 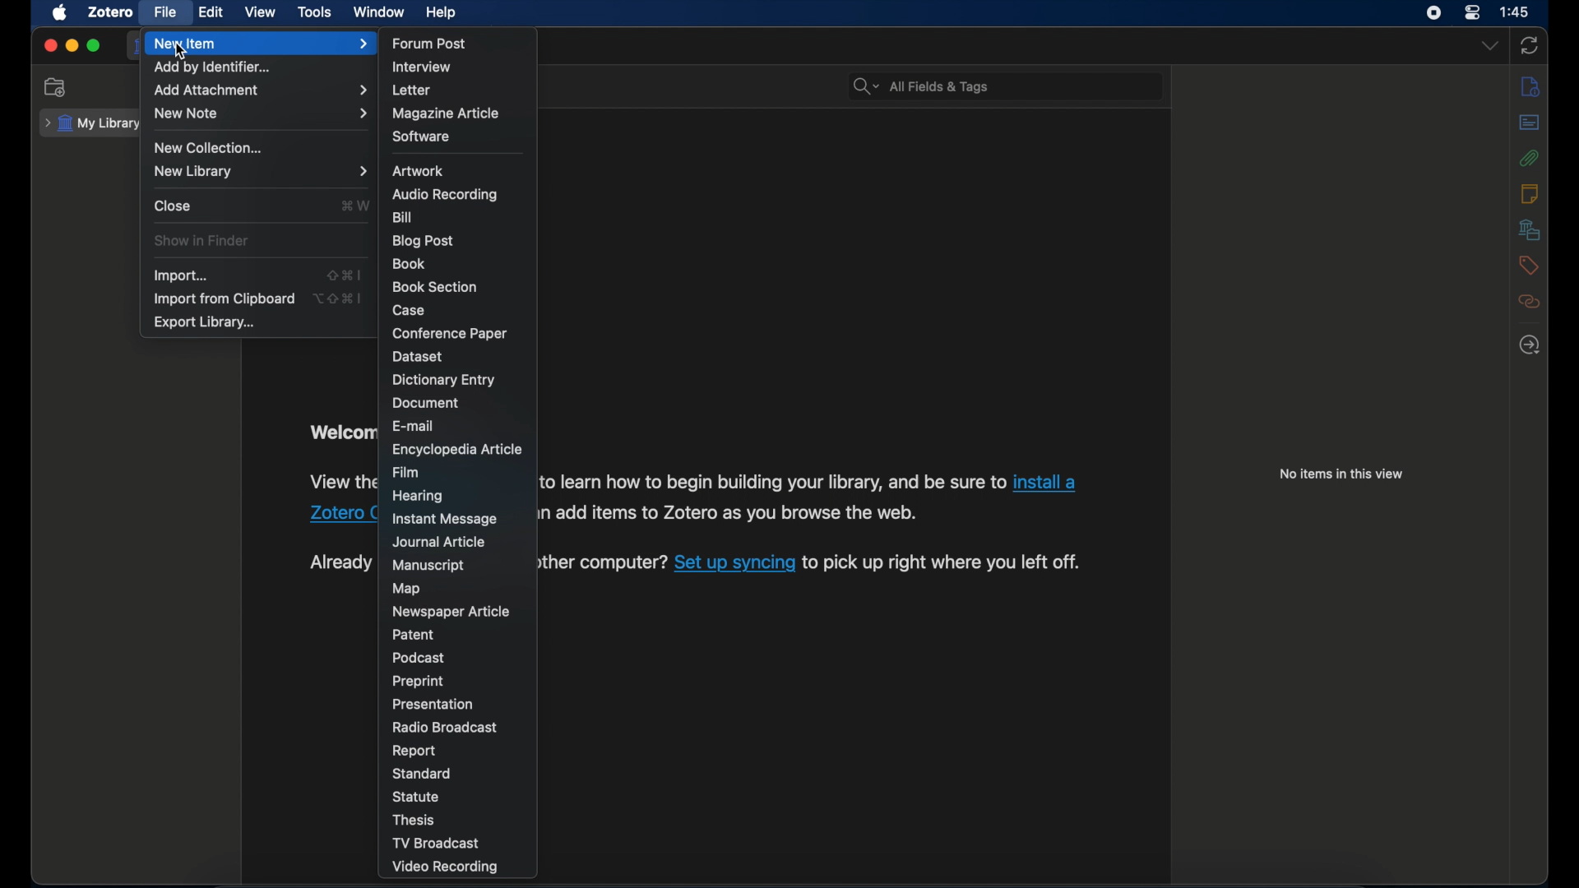 What do you see at coordinates (58, 12) in the screenshot?
I see `apple` at bounding box center [58, 12].